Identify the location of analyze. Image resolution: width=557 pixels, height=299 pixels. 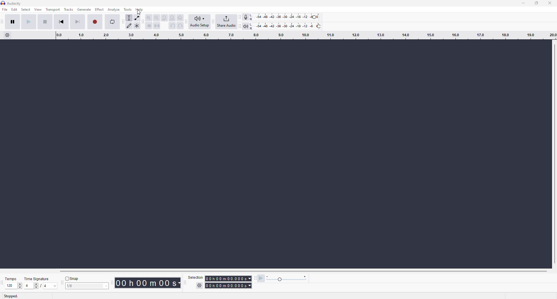
(113, 10).